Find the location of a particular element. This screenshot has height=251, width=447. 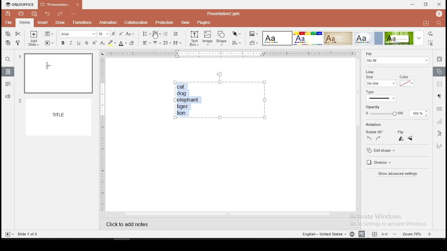

table settings is located at coordinates (438, 109).